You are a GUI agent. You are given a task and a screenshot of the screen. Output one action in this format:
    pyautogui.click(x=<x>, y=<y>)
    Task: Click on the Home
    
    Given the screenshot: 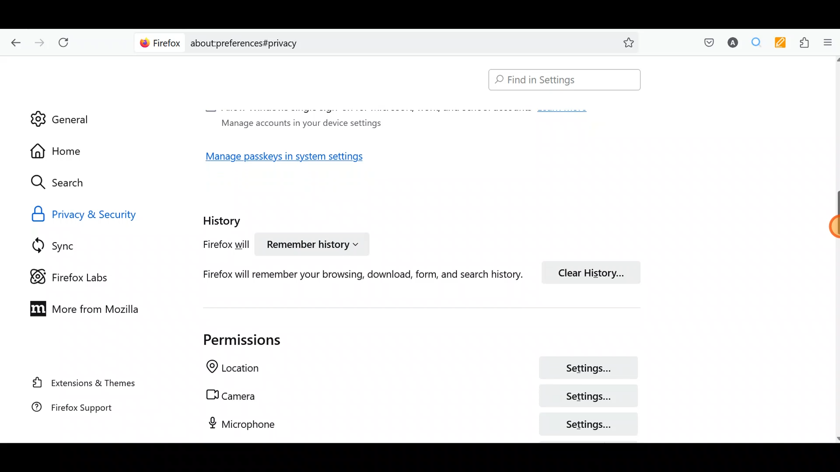 What is the action you would take?
    pyautogui.click(x=65, y=151)
    